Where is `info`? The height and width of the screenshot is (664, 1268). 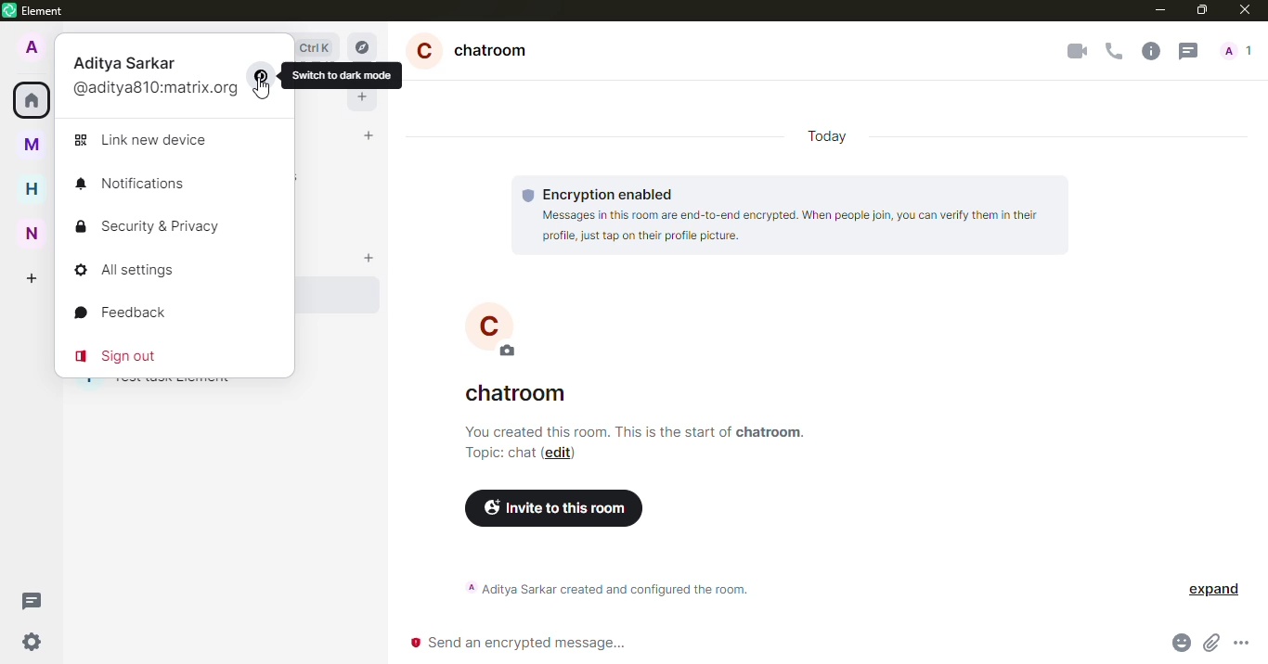 info is located at coordinates (635, 433).